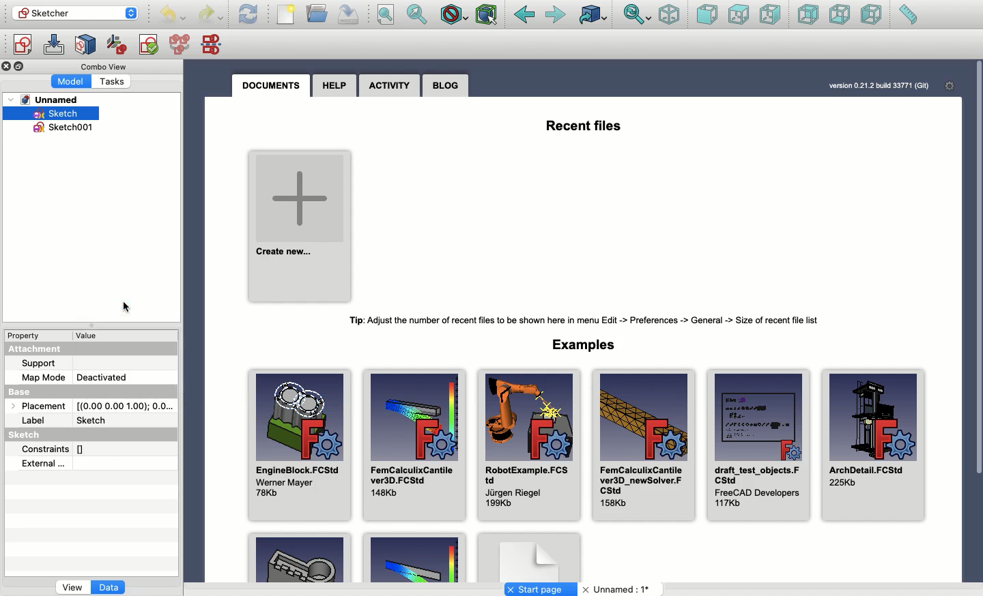  What do you see at coordinates (135, 9) in the screenshot?
I see `Up arrow` at bounding box center [135, 9].